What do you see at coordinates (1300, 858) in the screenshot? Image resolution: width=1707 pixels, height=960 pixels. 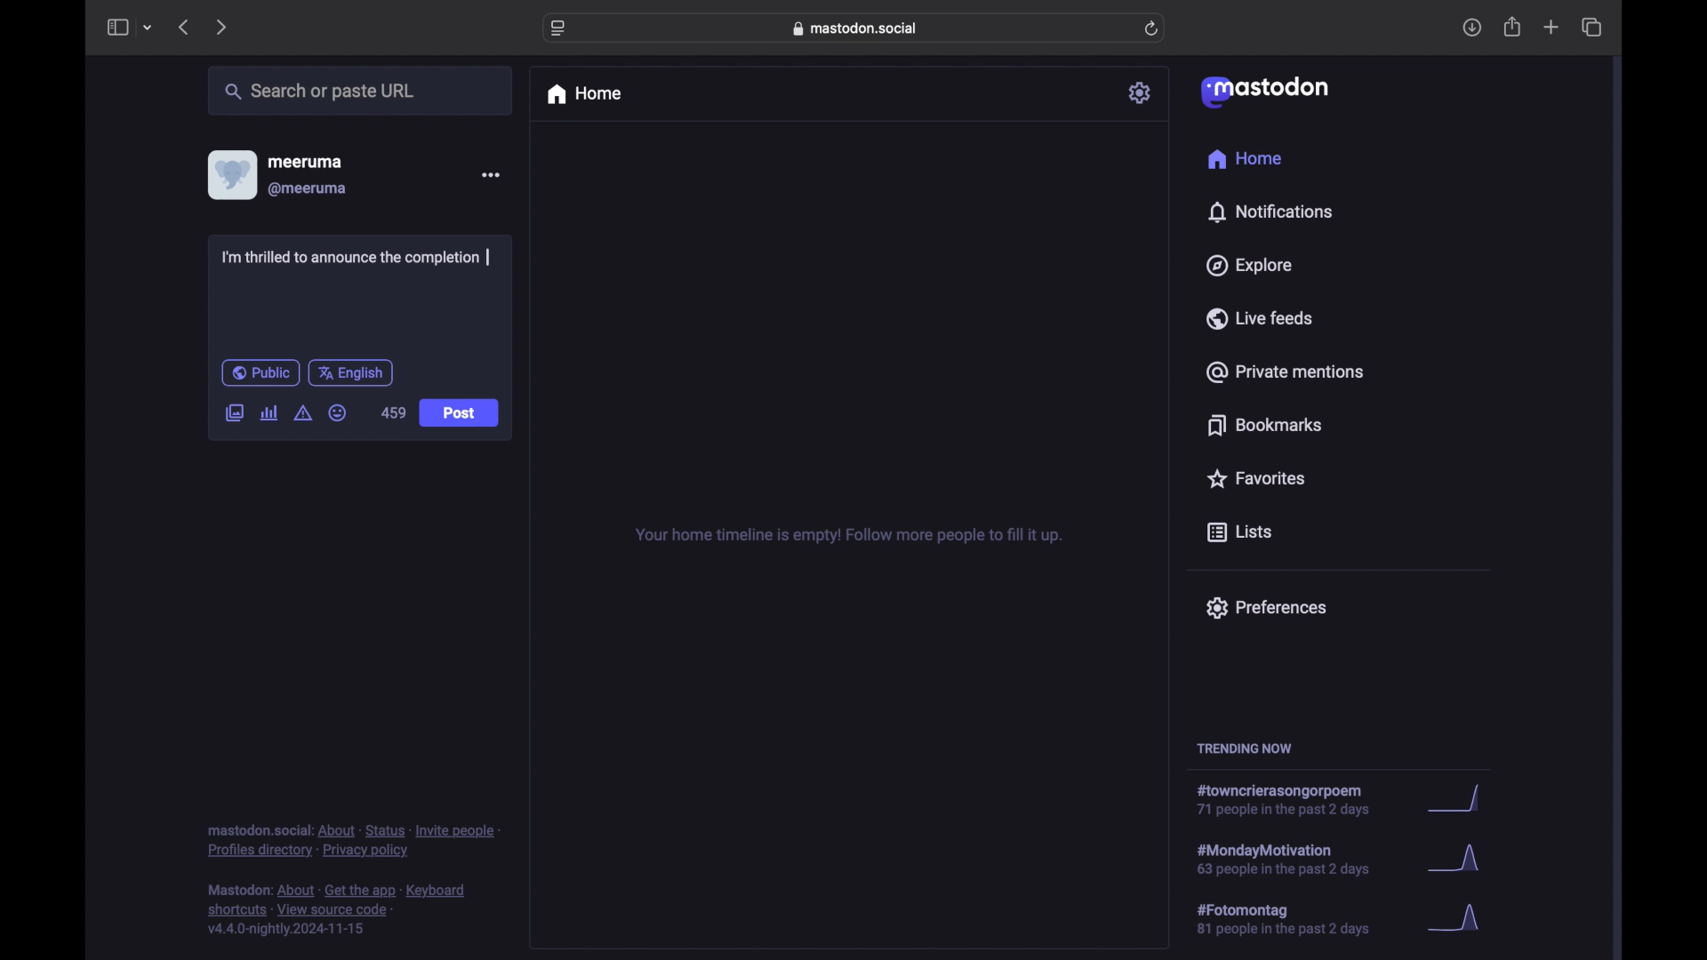 I see `hashtag  trend` at bounding box center [1300, 858].